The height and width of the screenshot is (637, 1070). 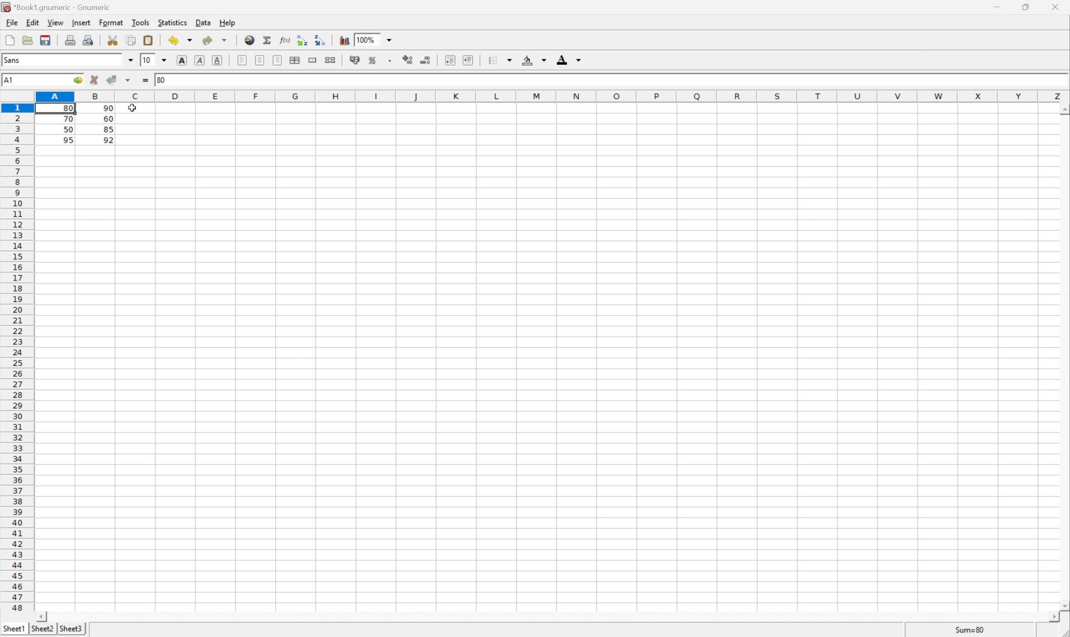 What do you see at coordinates (182, 59) in the screenshot?
I see `Bold` at bounding box center [182, 59].